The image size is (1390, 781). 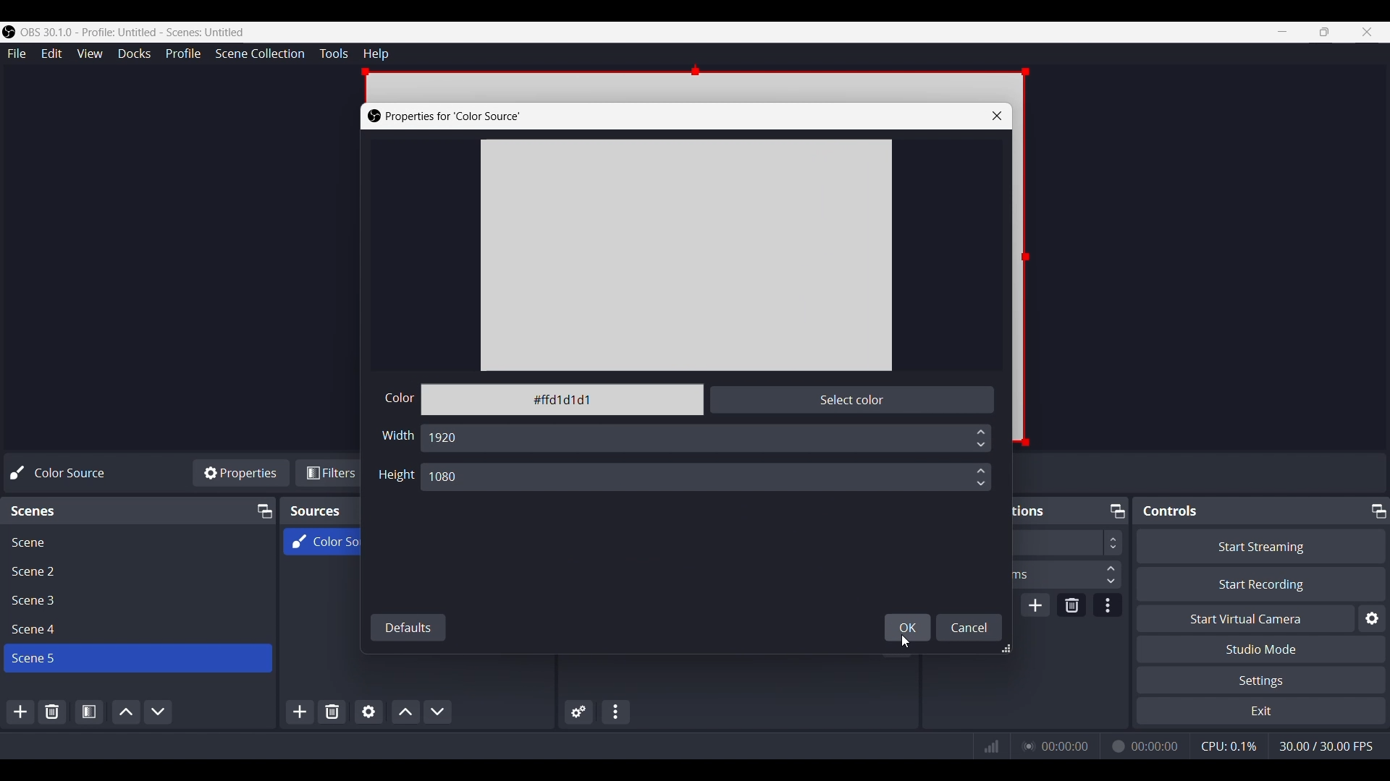 I want to click on Sources, so click(x=314, y=511).